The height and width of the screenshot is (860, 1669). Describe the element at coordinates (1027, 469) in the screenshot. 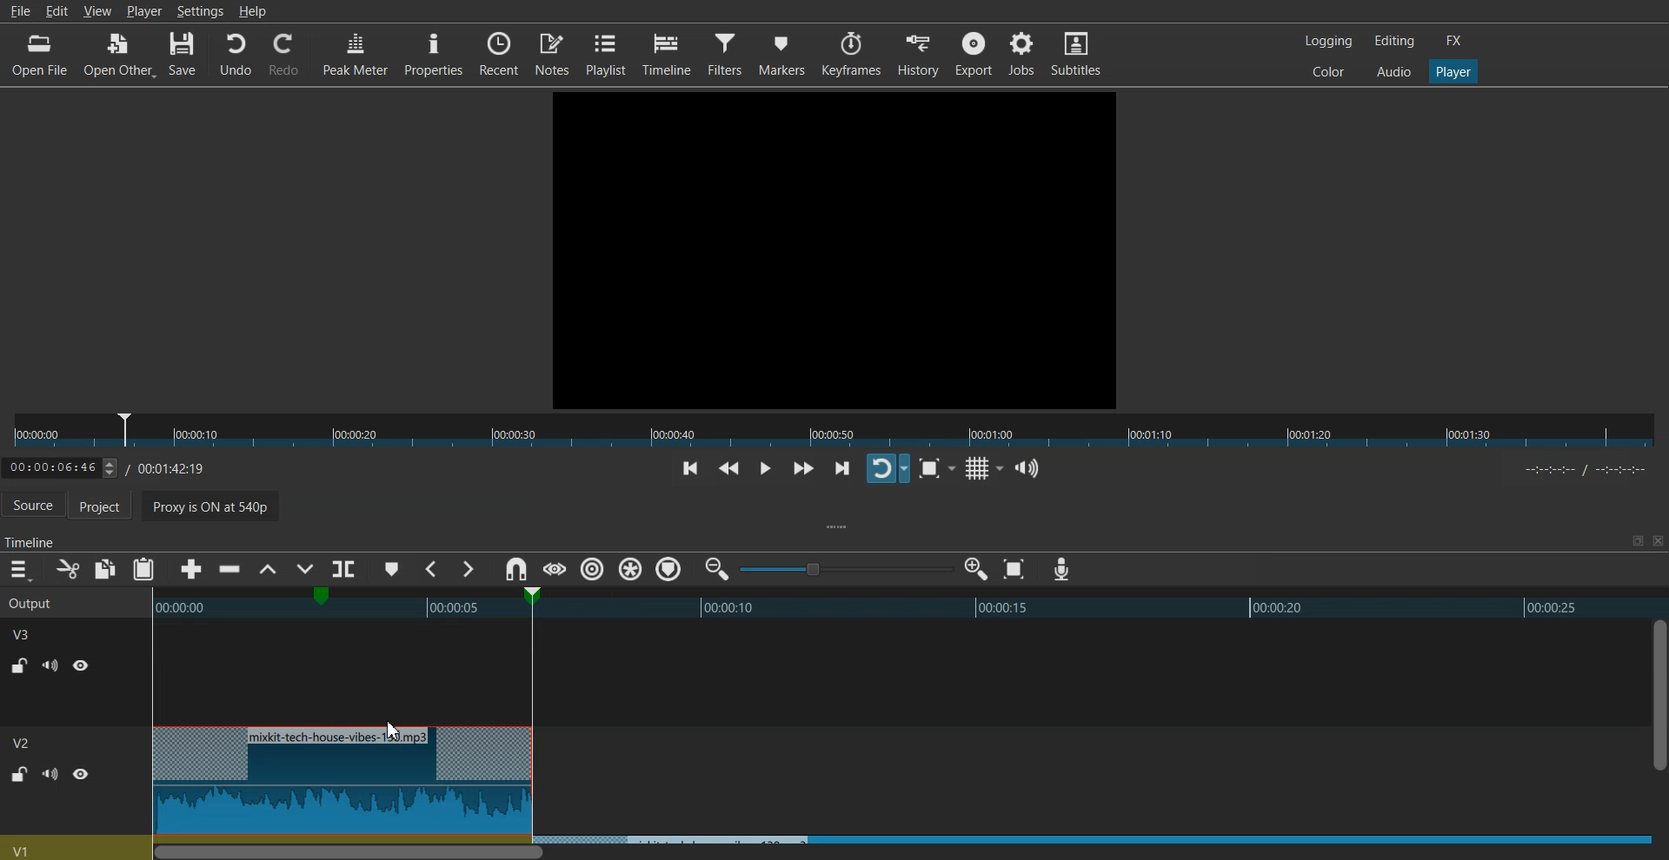

I see `Show the volume control` at that location.